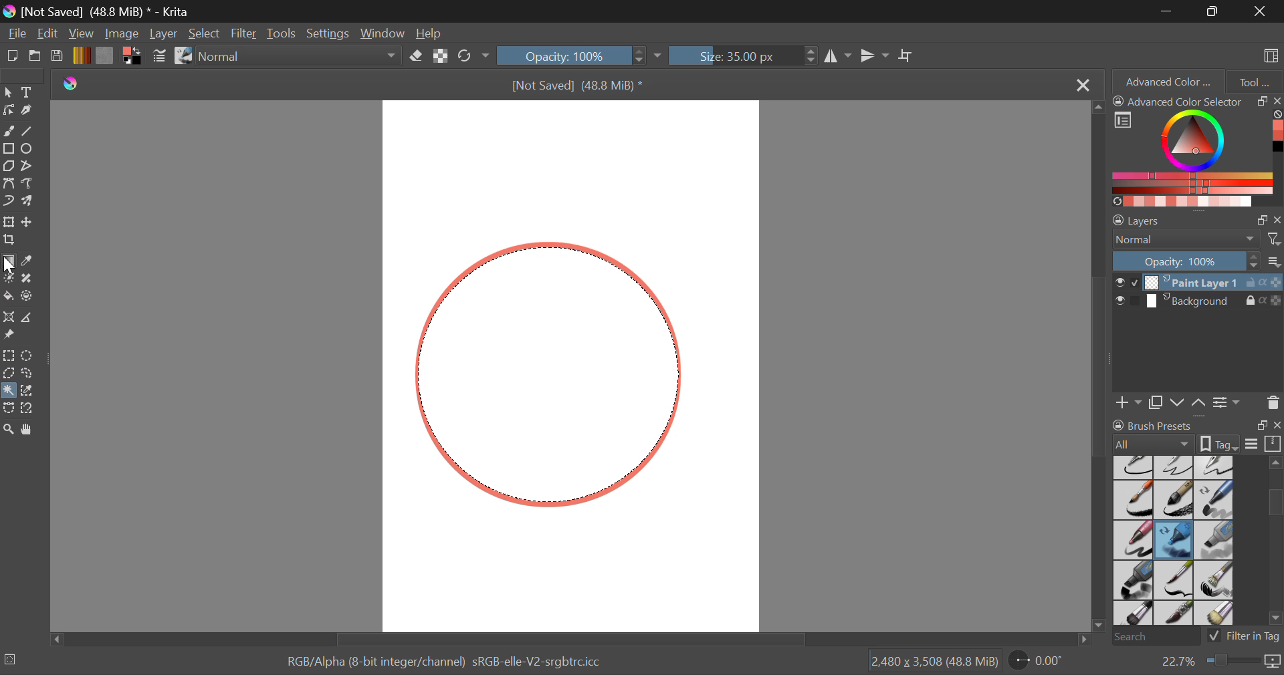 This screenshot has height=675, width=1284. I want to click on Image, so click(123, 33).